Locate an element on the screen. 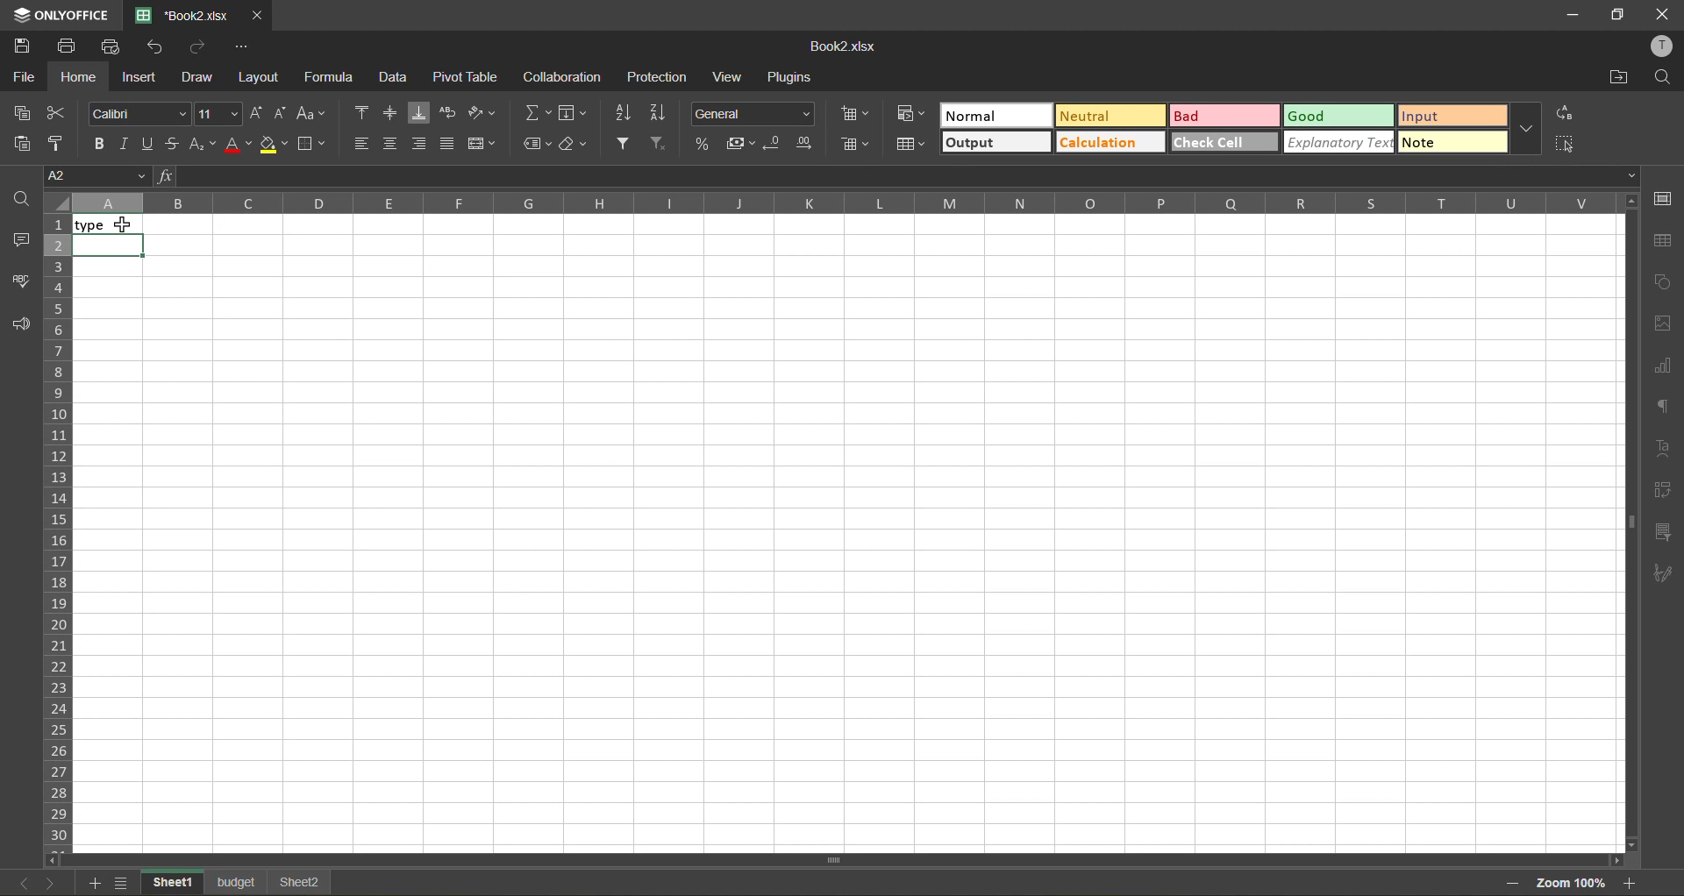 This screenshot has width=1684, height=896. quick print is located at coordinates (114, 46).